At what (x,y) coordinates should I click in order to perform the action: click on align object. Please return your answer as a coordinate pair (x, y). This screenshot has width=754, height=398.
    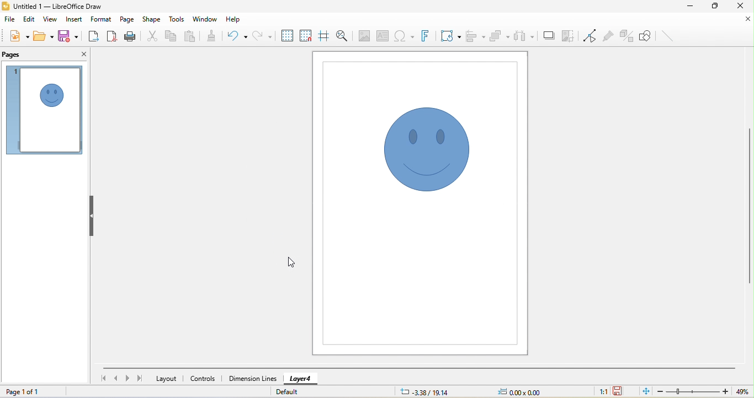
    Looking at the image, I should click on (475, 37).